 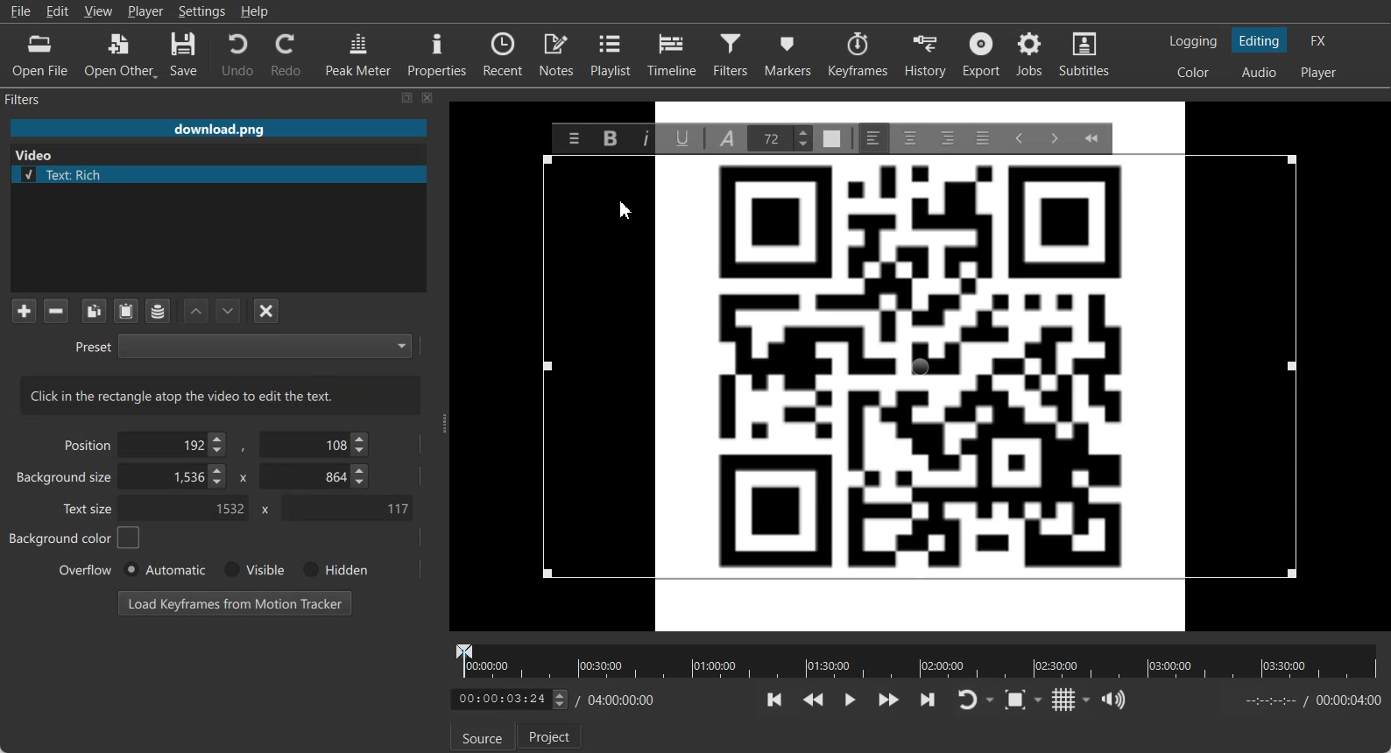 What do you see at coordinates (66, 481) in the screenshot?
I see `Background size` at bounding box center [66, 481].